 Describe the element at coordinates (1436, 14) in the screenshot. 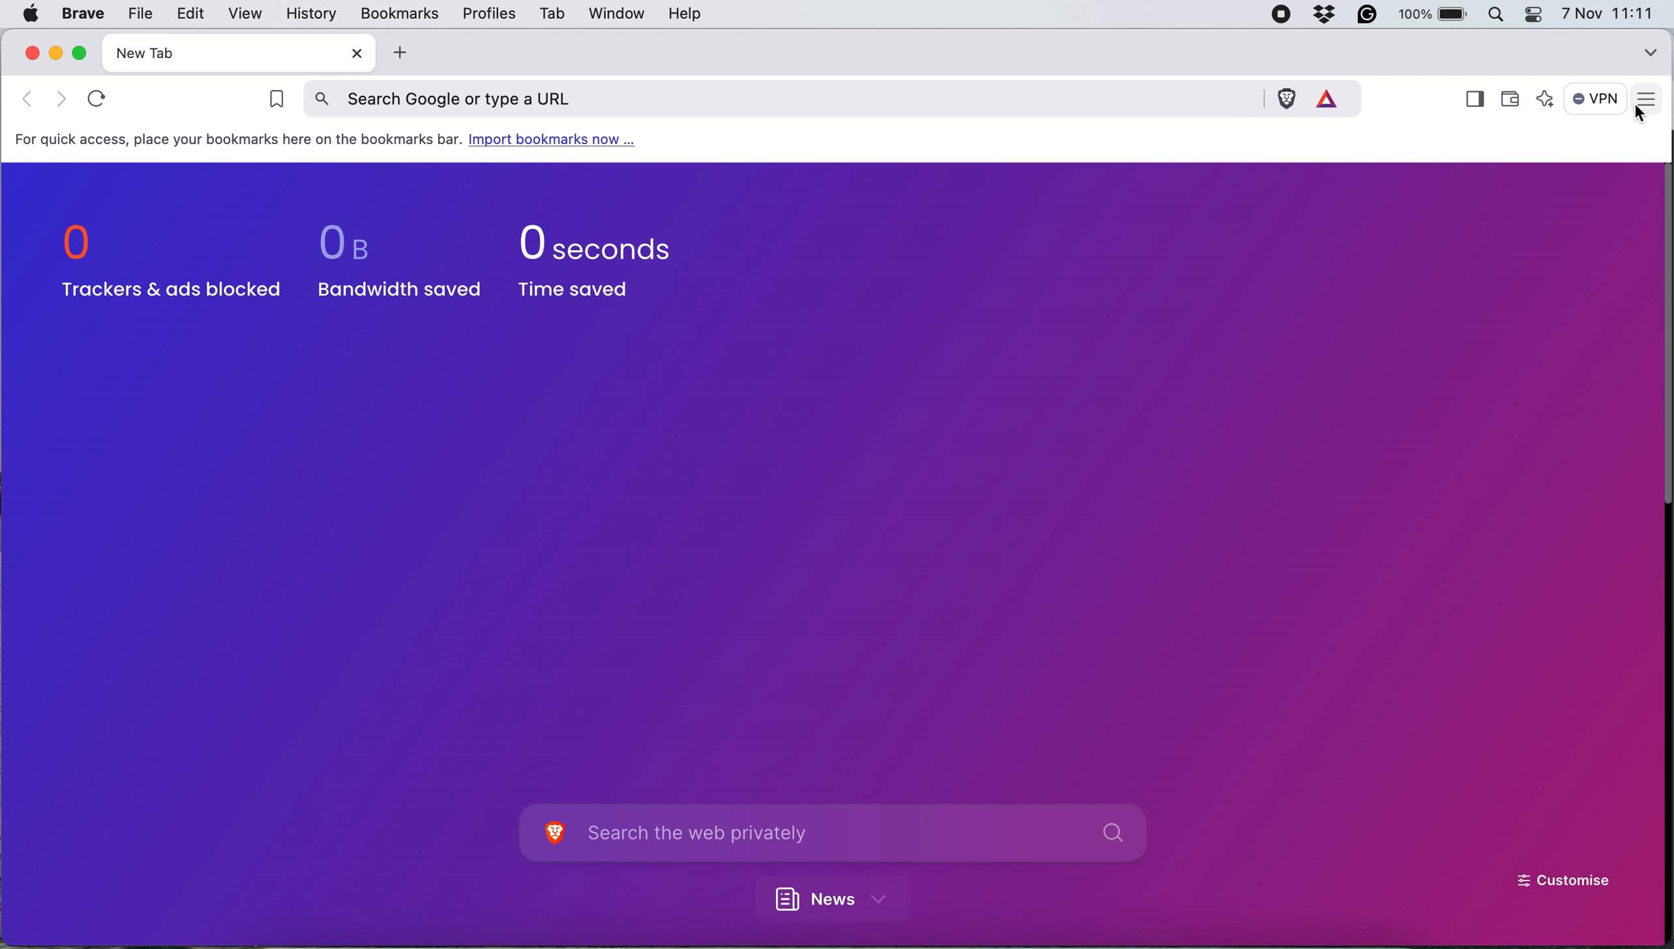

I see `battery` at that location.